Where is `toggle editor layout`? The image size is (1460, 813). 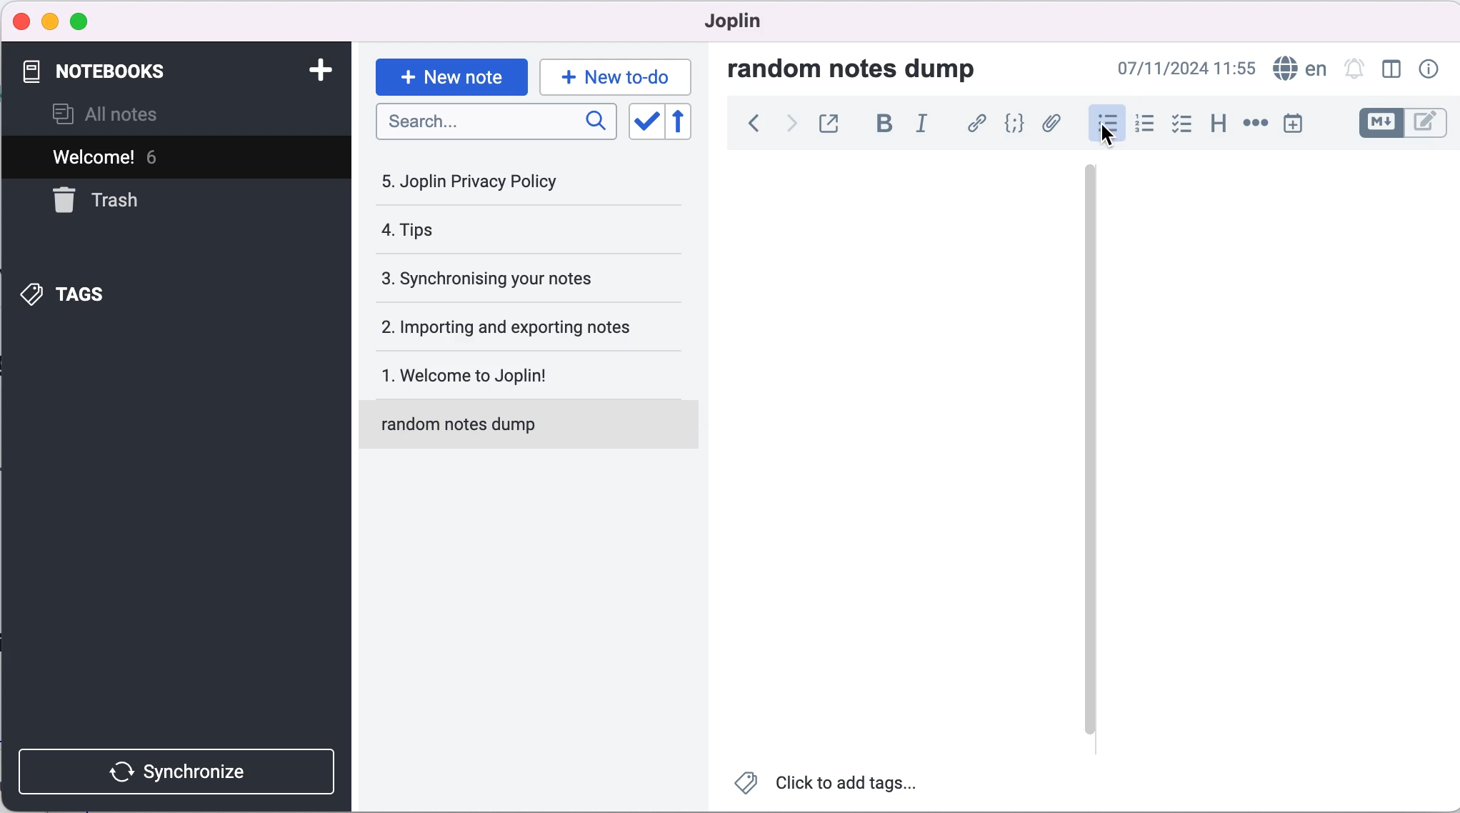
toggle editor layout is located at coordinates (1391, 70).